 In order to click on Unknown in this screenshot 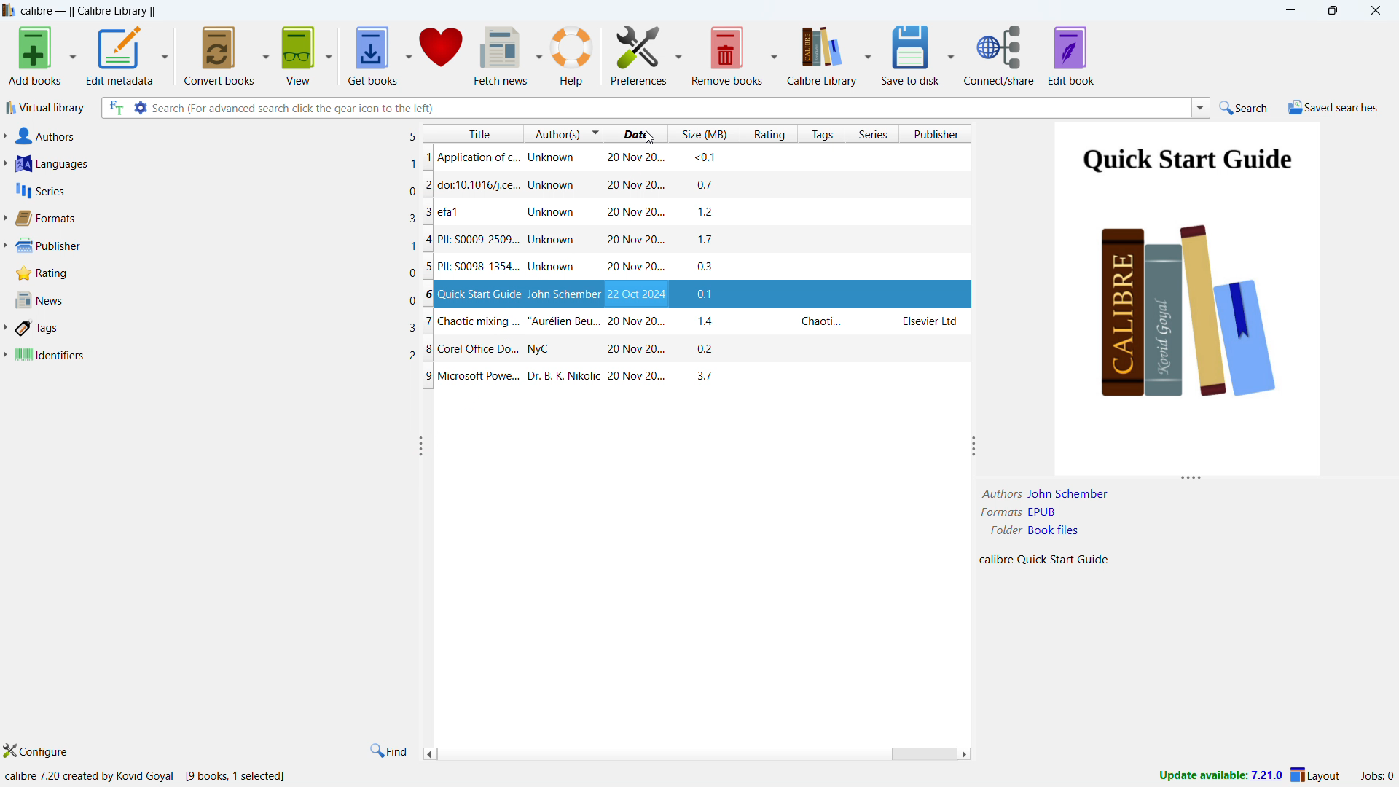, I will do `click(553, 241)`.